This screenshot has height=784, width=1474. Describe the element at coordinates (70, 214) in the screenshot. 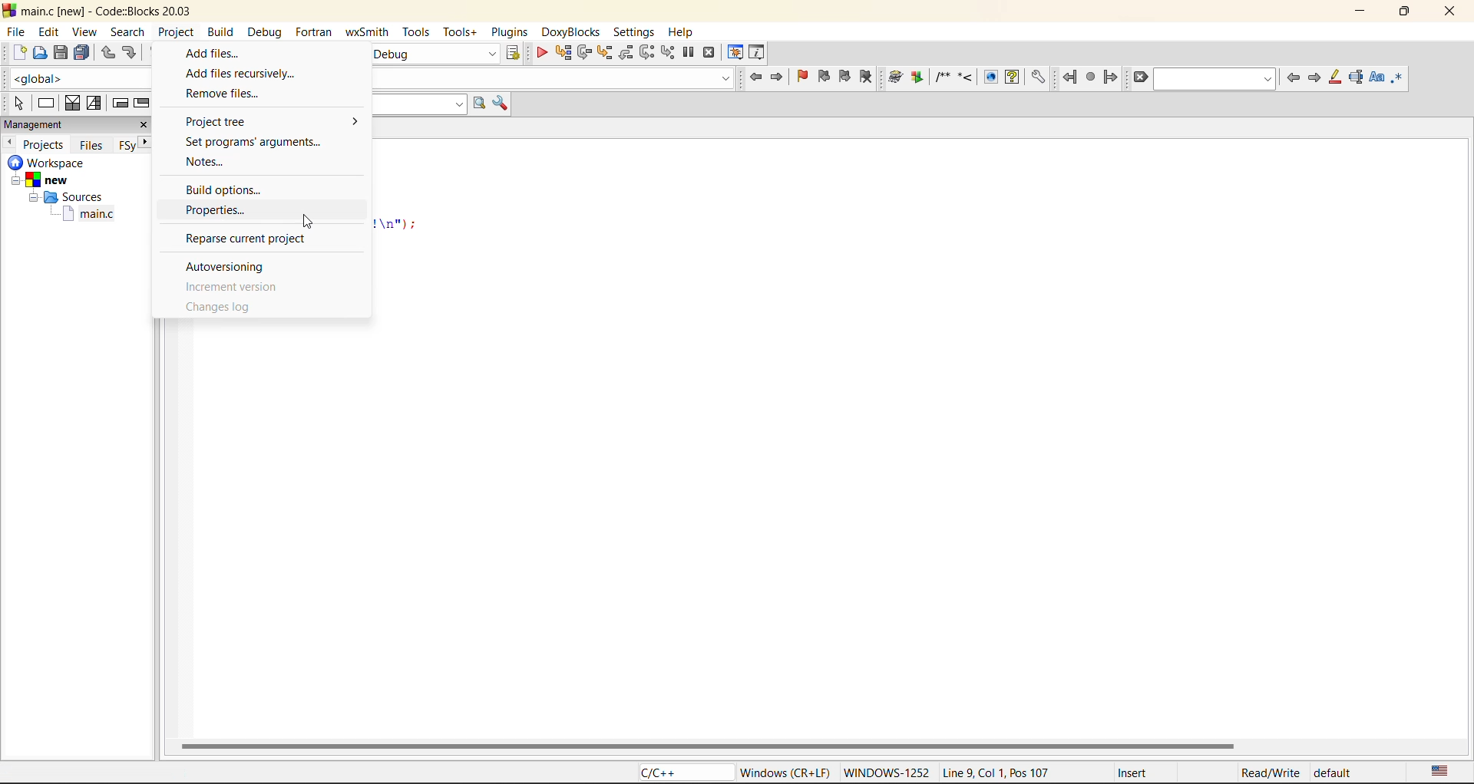

I see `main.c` at that location.